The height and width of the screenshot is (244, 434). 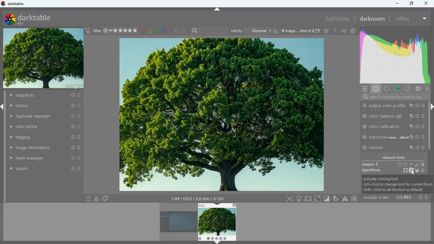 What do you see at coordinates (394, 164) in the screenshot?
I see `shapes` at bounding box center [394, 164].